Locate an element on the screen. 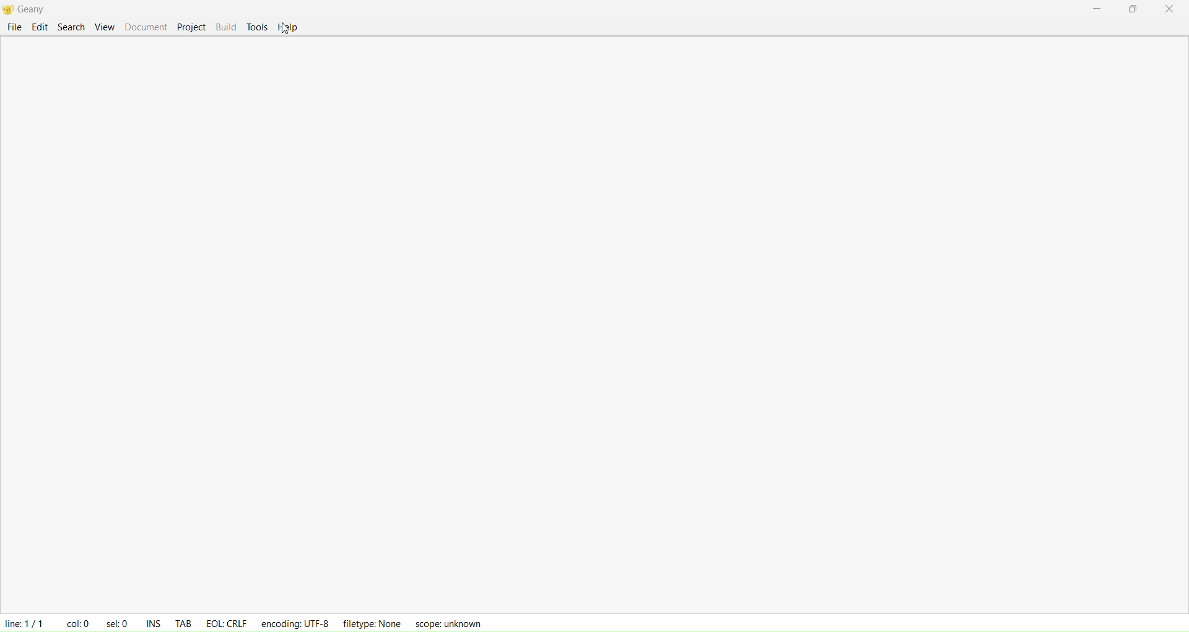  minimize is located at coordinates (1096, 9).